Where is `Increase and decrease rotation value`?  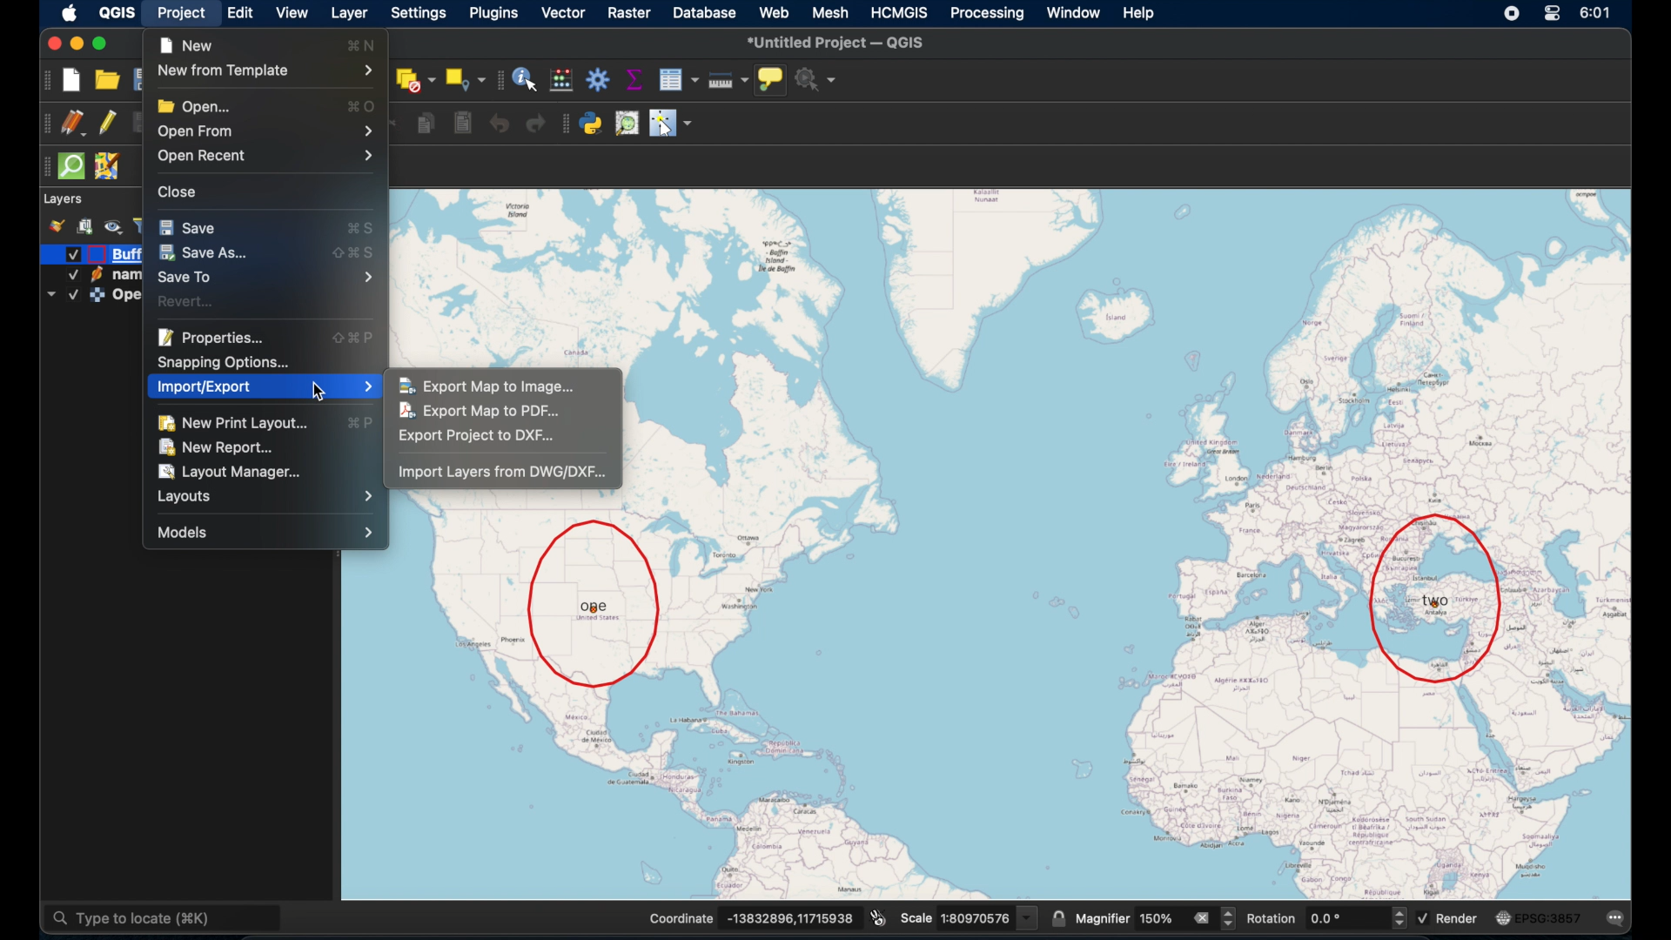
Increase and decrease rotation value is located at coordinates (1398, 920).